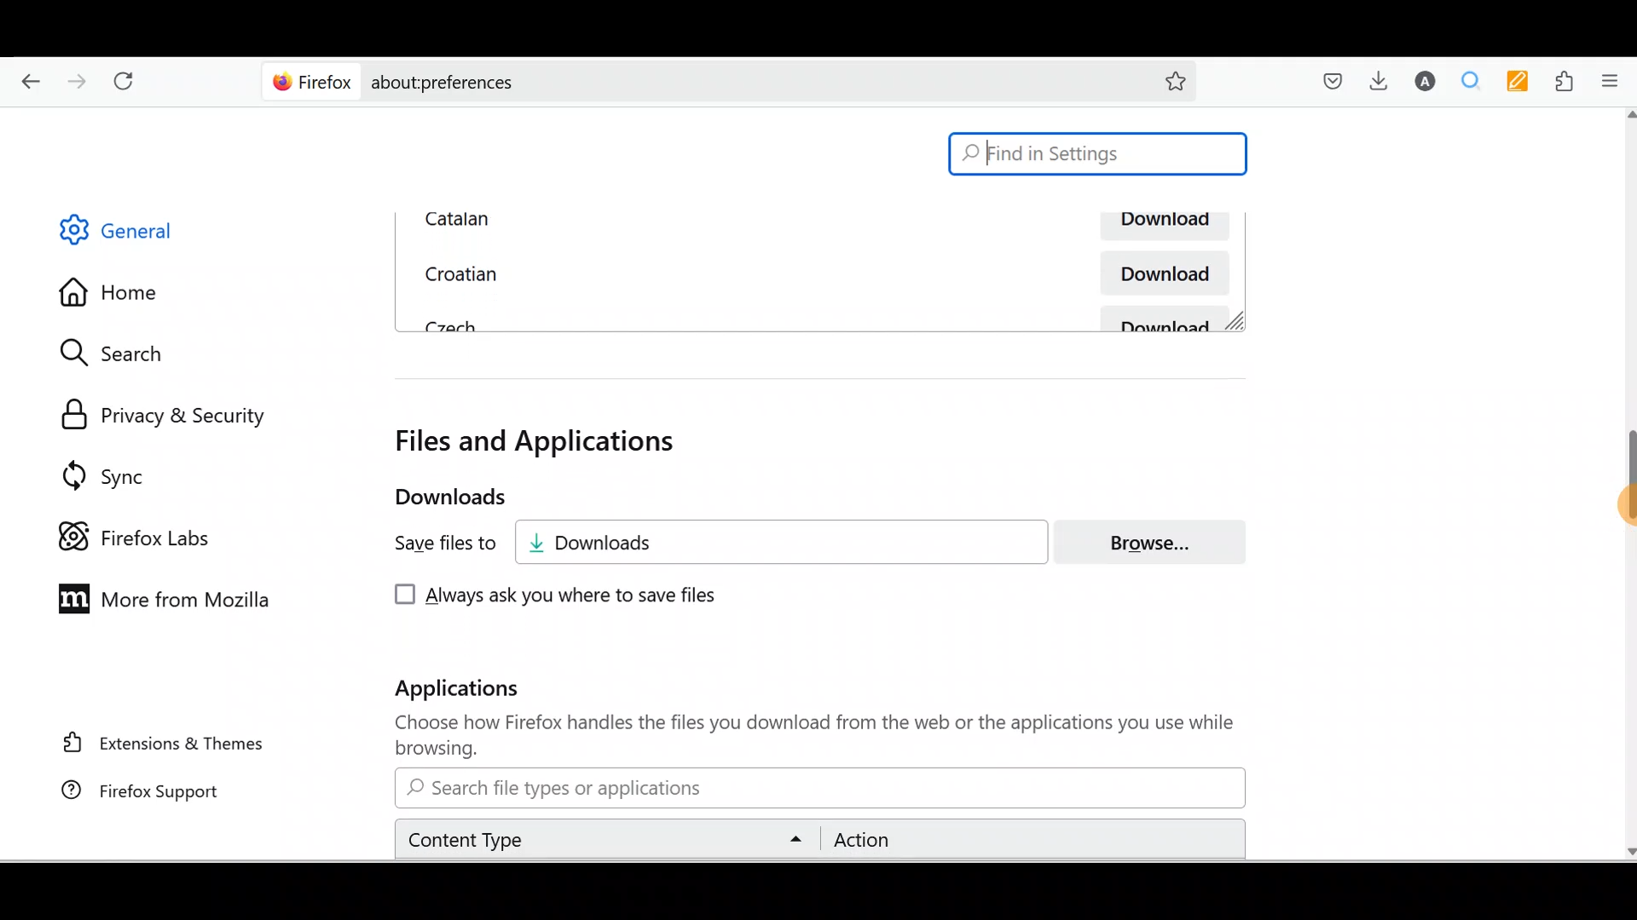  Describe the element at coordinates (1615, 81) in the screenshot. I see `Open application menu` at that location.